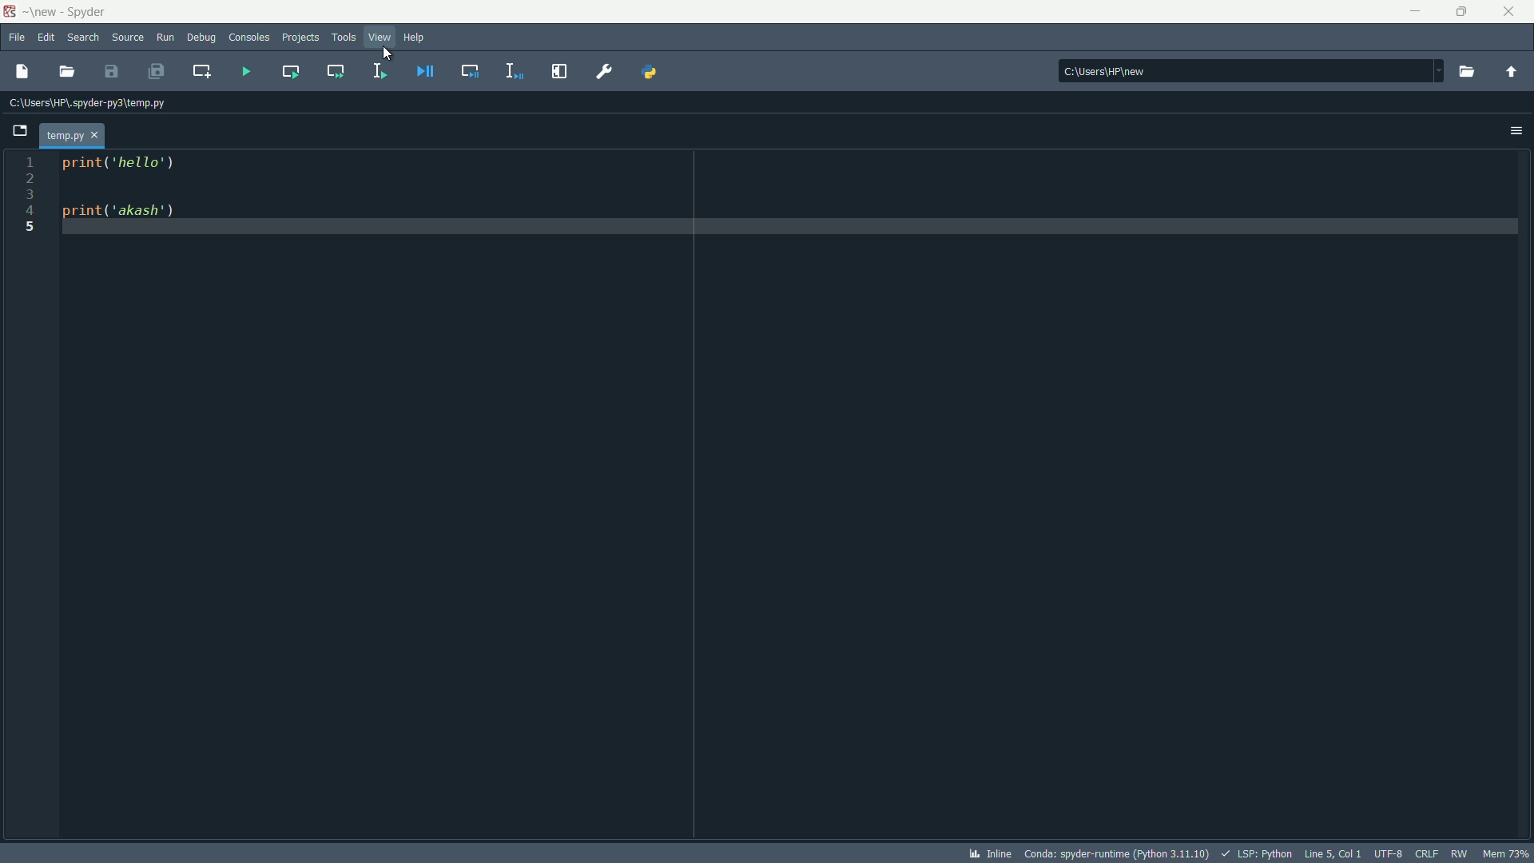  What do you see at coordinates (1258, 854) in the screenshot?
I see `lsp:python` at bounding box center [1258, 854].